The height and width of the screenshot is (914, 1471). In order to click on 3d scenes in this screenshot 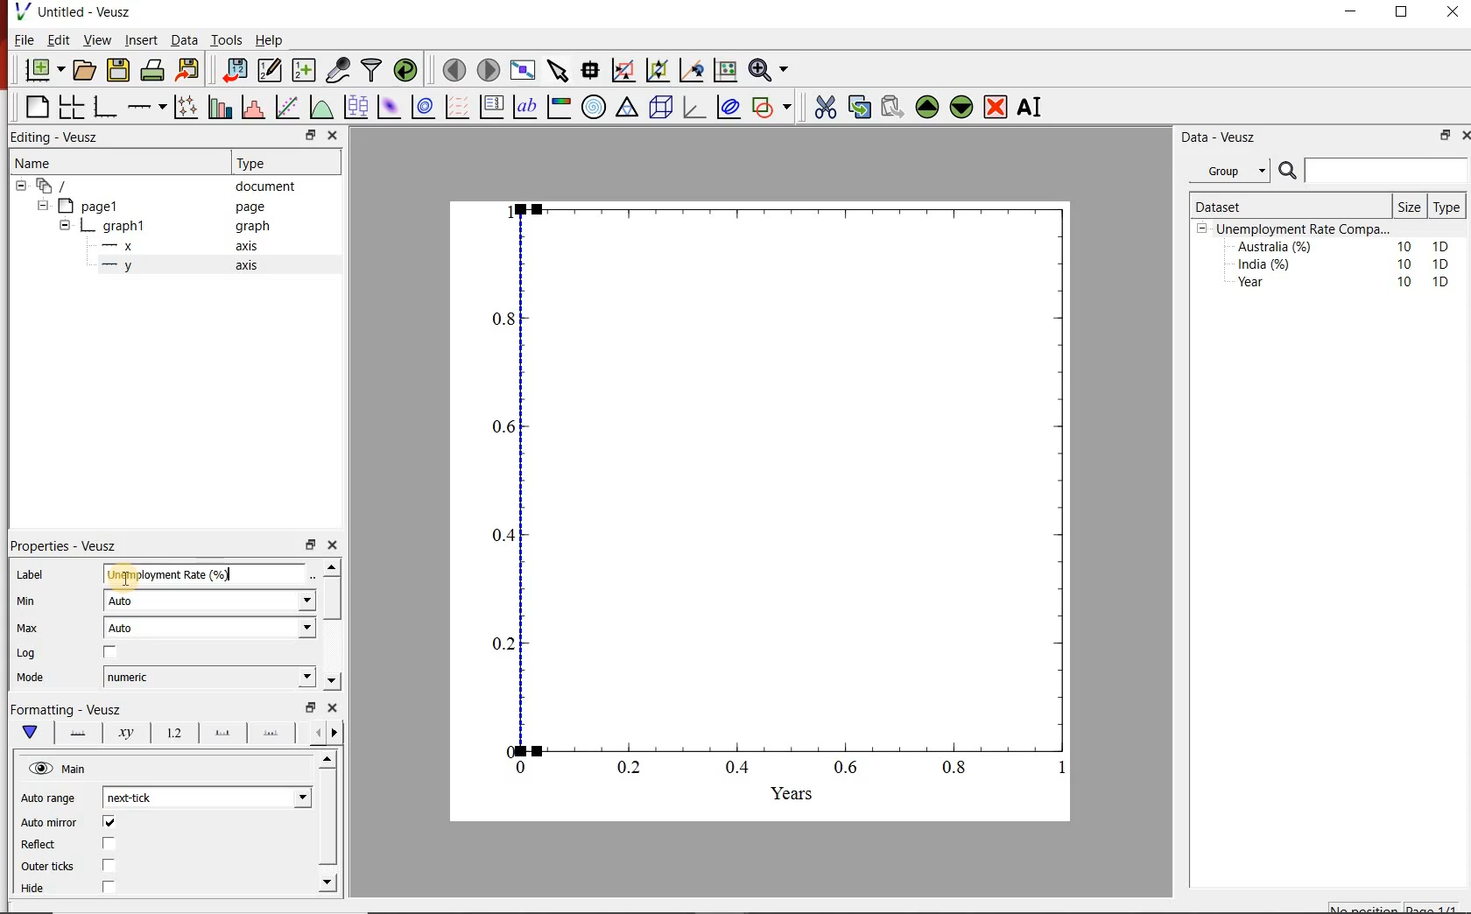, I will do `click(658, 106)`.